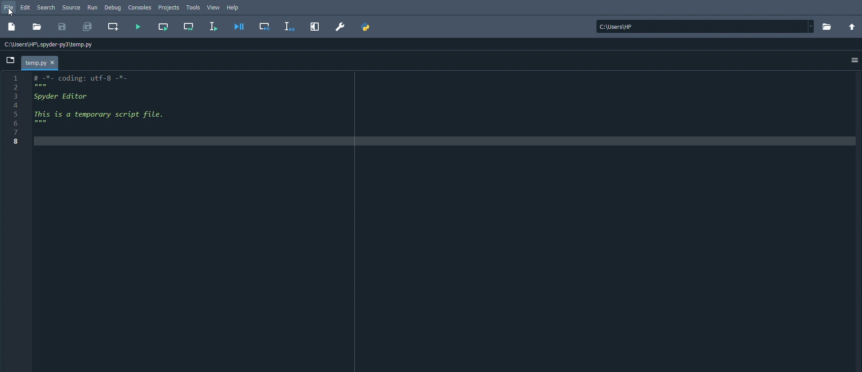 The width and height of the screenshot is (862, 372). I want to click on Options, so click(855, 61).